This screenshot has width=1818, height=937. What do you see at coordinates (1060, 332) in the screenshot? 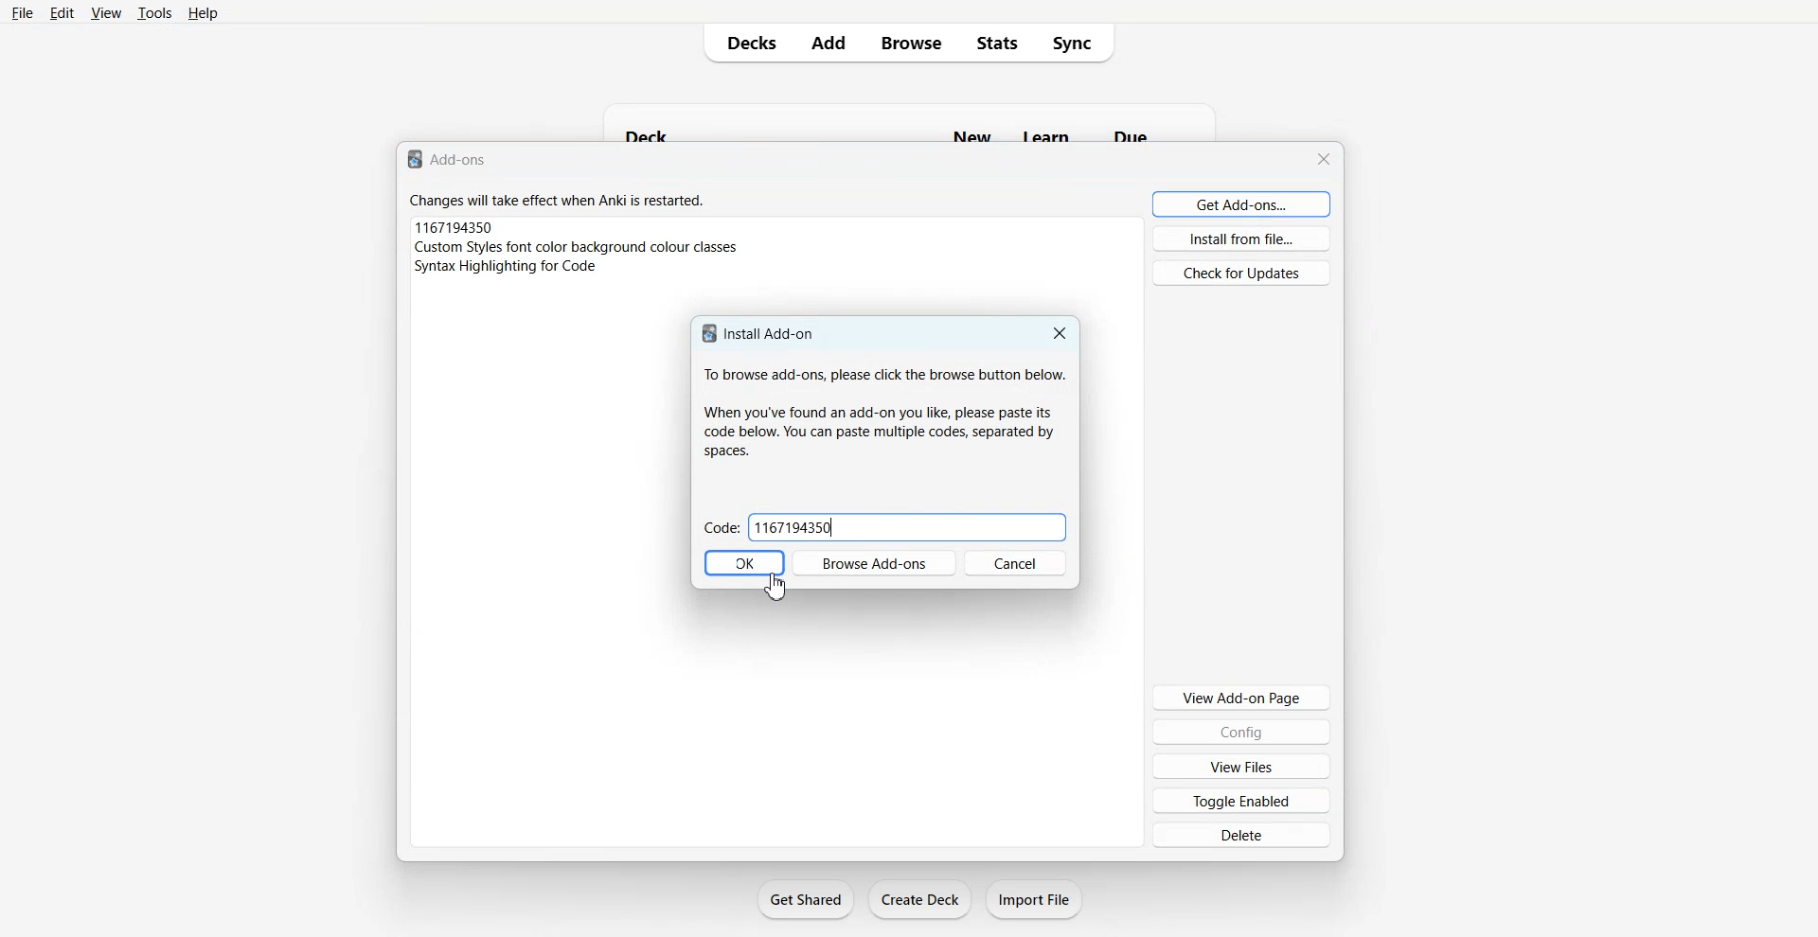
I see `Close` at bounding box center [1060, 332].